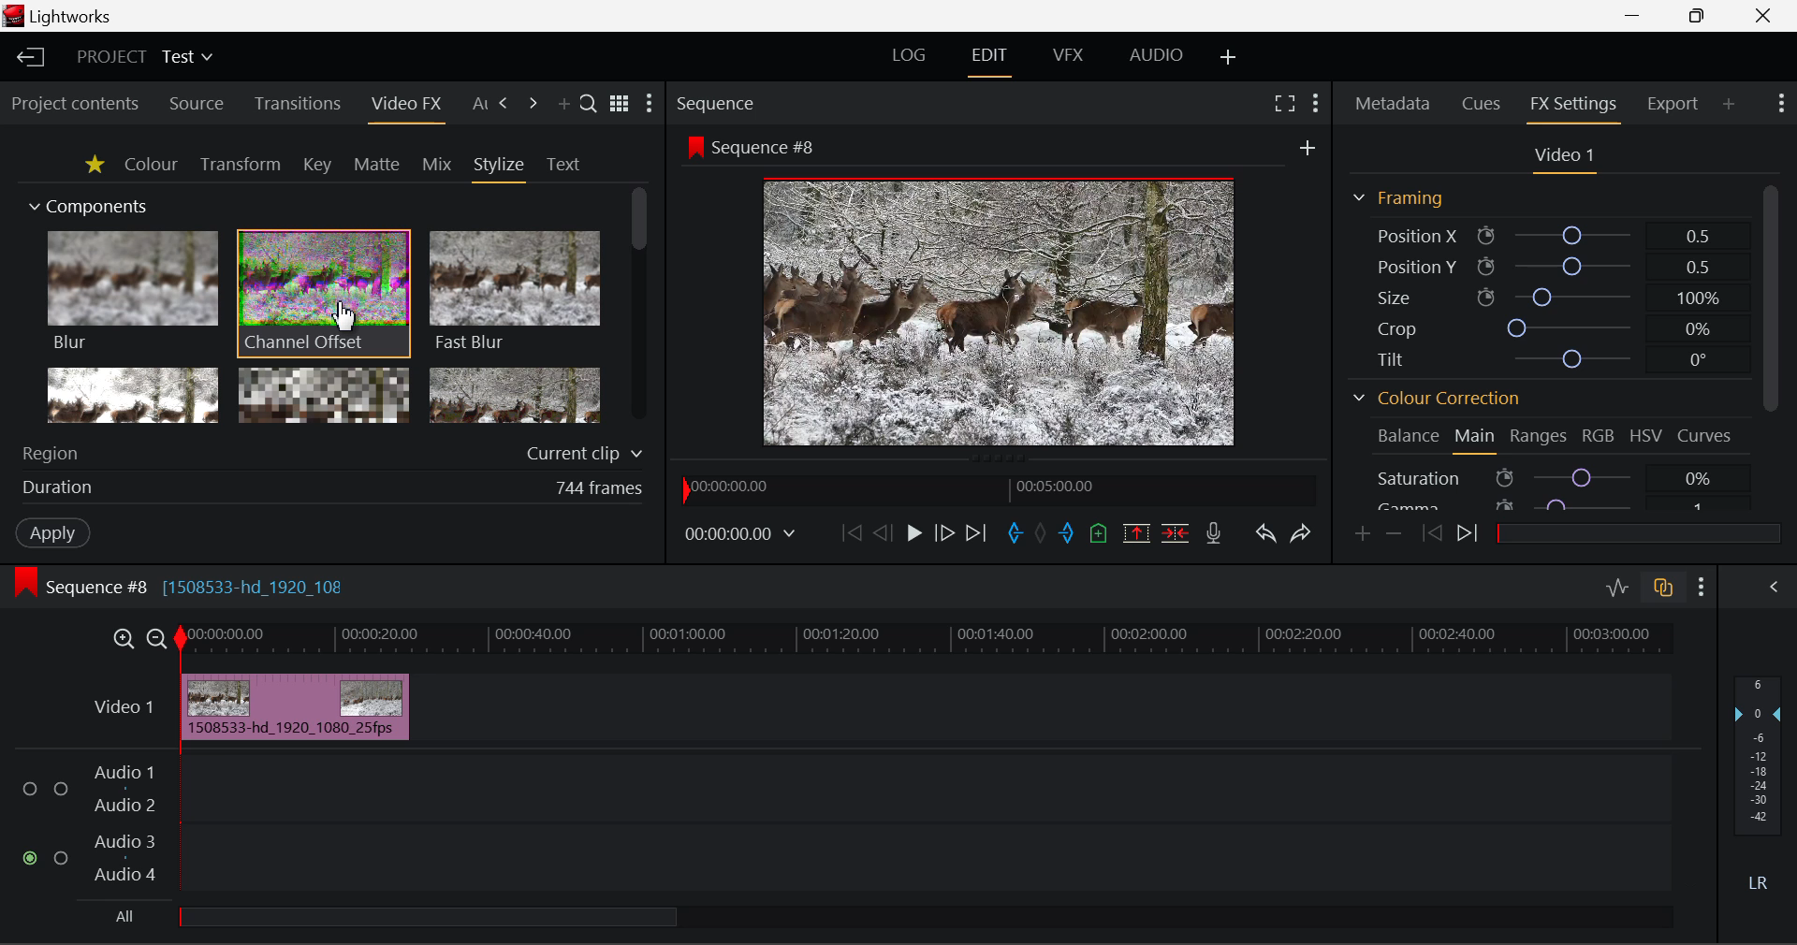 This screenshot has width=1797, height=945. I want to click on Stylize Tab Open, so click(498, 168).